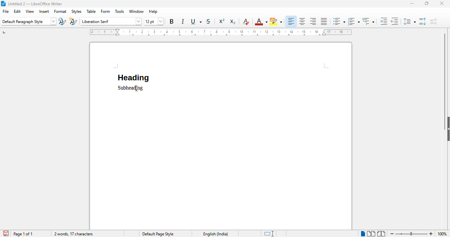 This screenshot has width=450, height=237. Describe the element at coordinates (4, 4) in the screenshot. I see `logo` at that location.